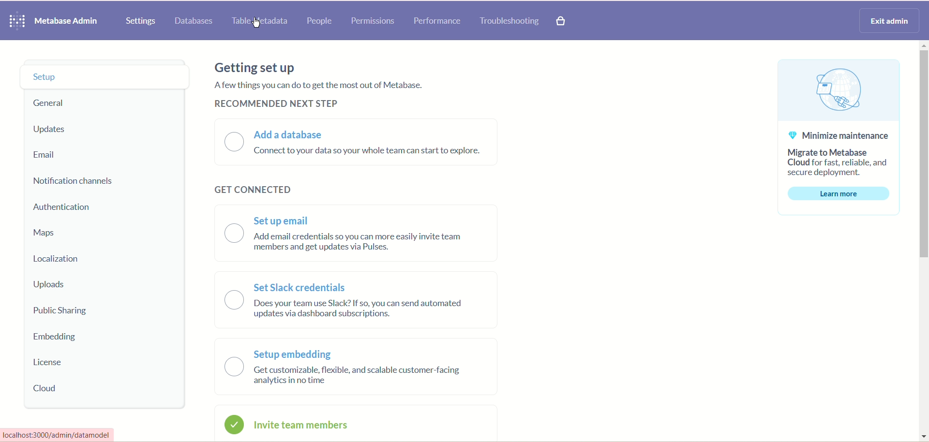  What do you see at coordinates (271, 104) in the screenshot?
I see `recommended next step` at bounding box center [271, 104].